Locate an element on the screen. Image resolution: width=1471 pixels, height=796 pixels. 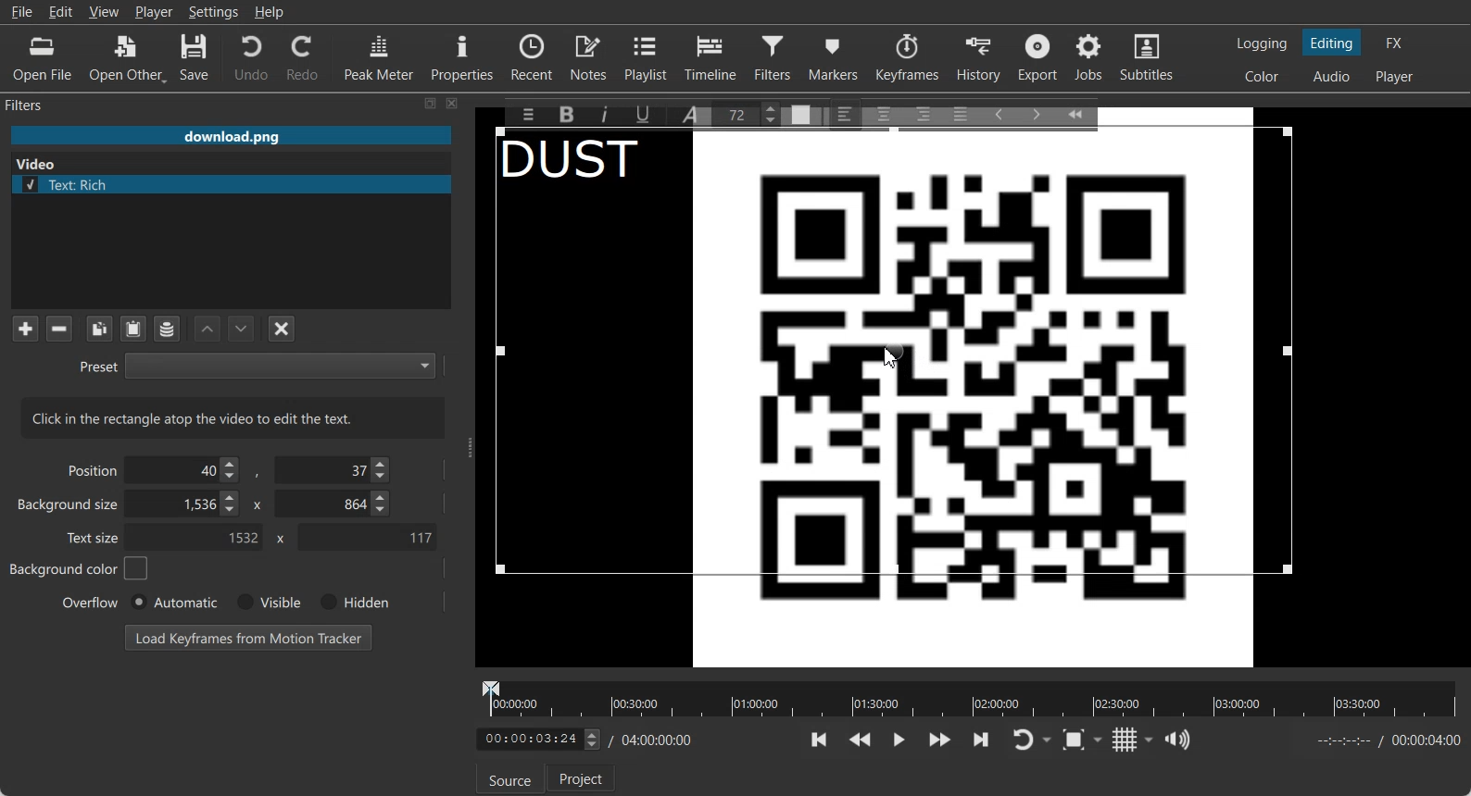
Deselect the filter is located at coordinates (283, 329).